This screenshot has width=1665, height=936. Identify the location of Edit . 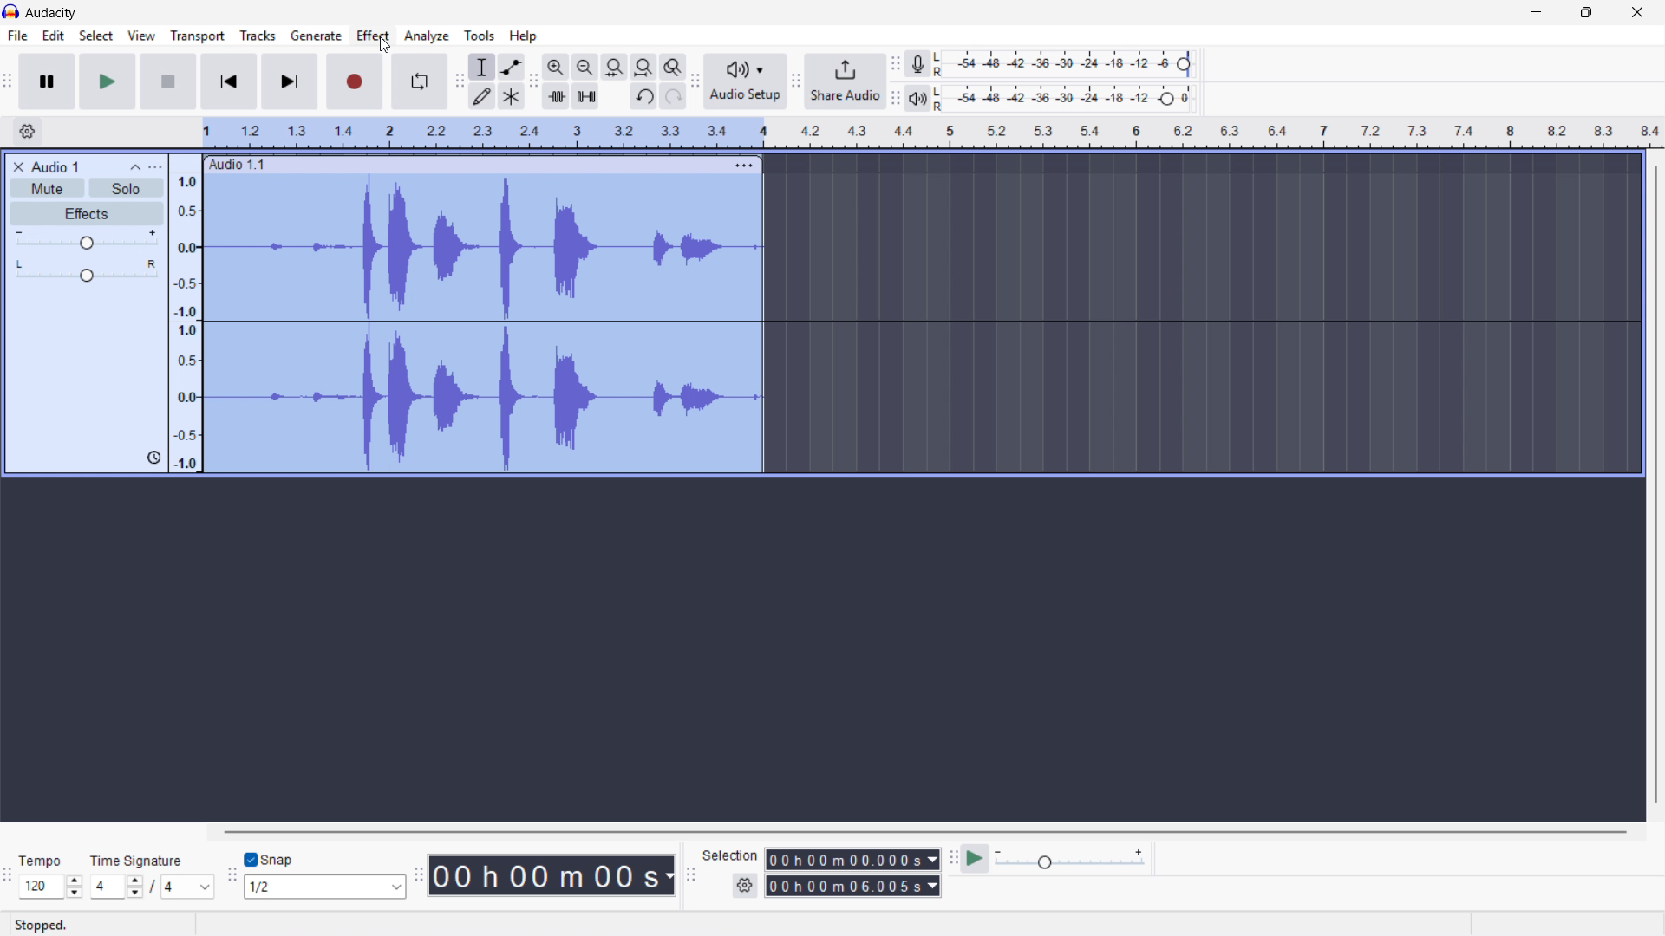
(54, 36).